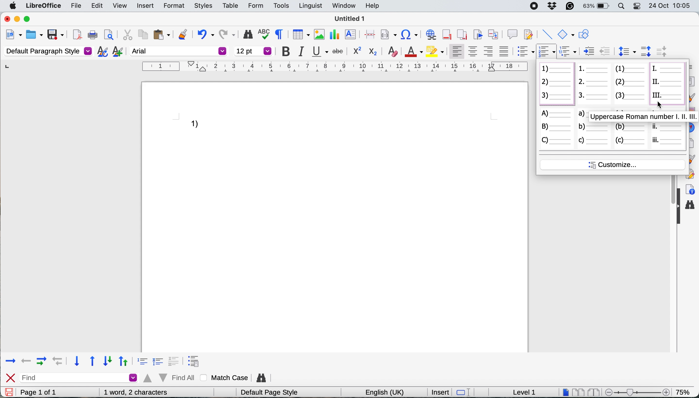  Describe the element at coordinates (43, 6) in the screenshot. I see `libre office` at that location.